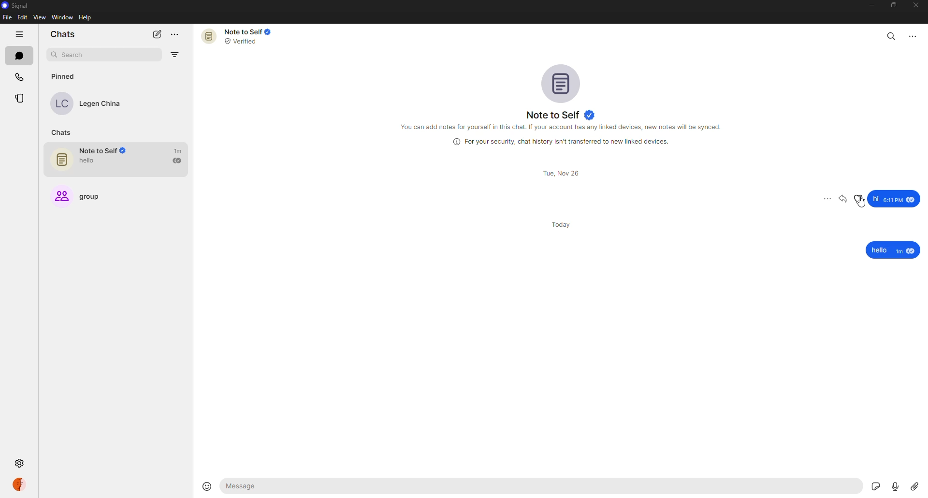  What do you see at coordinates (22, 17) in the screenshot?
I see `edit` at bounding box center [22, 17].